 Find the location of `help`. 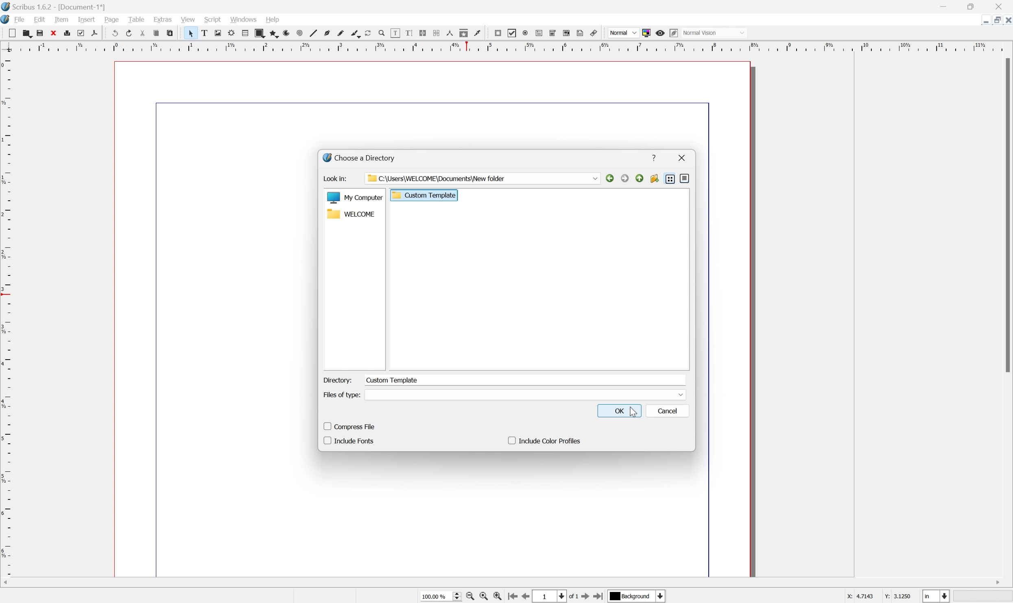

help is located at coordinates (275, 20).